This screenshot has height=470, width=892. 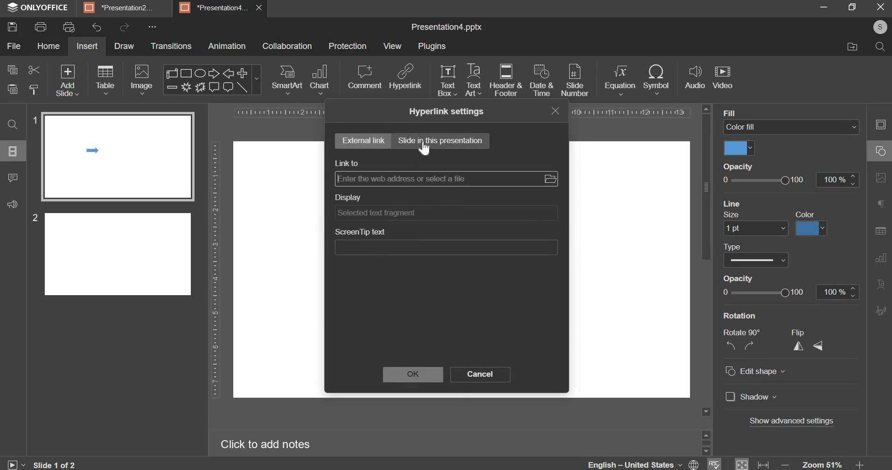 What do you see at coordinates (559, 111) in the screenshot?
I see `close` at bounding box center [559, 111].